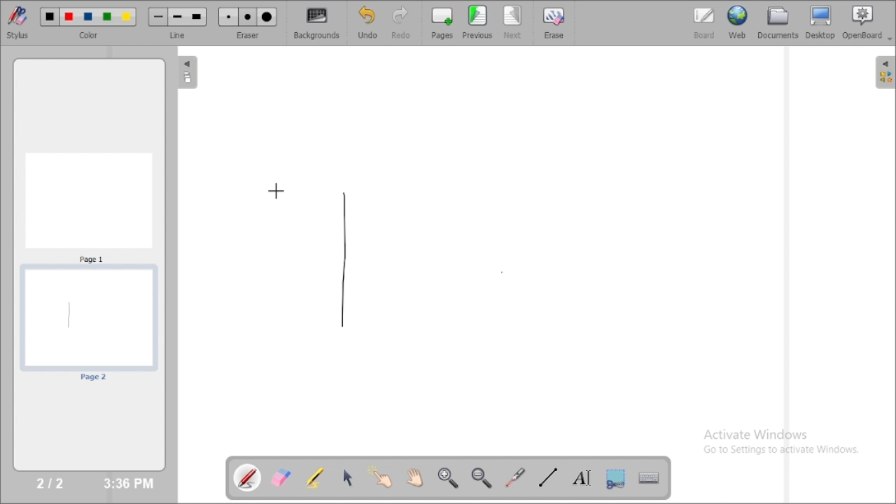  Describe the element at coordinates (186, 73) in the screenshot. I see `The flatplan (left panel)` at that location.